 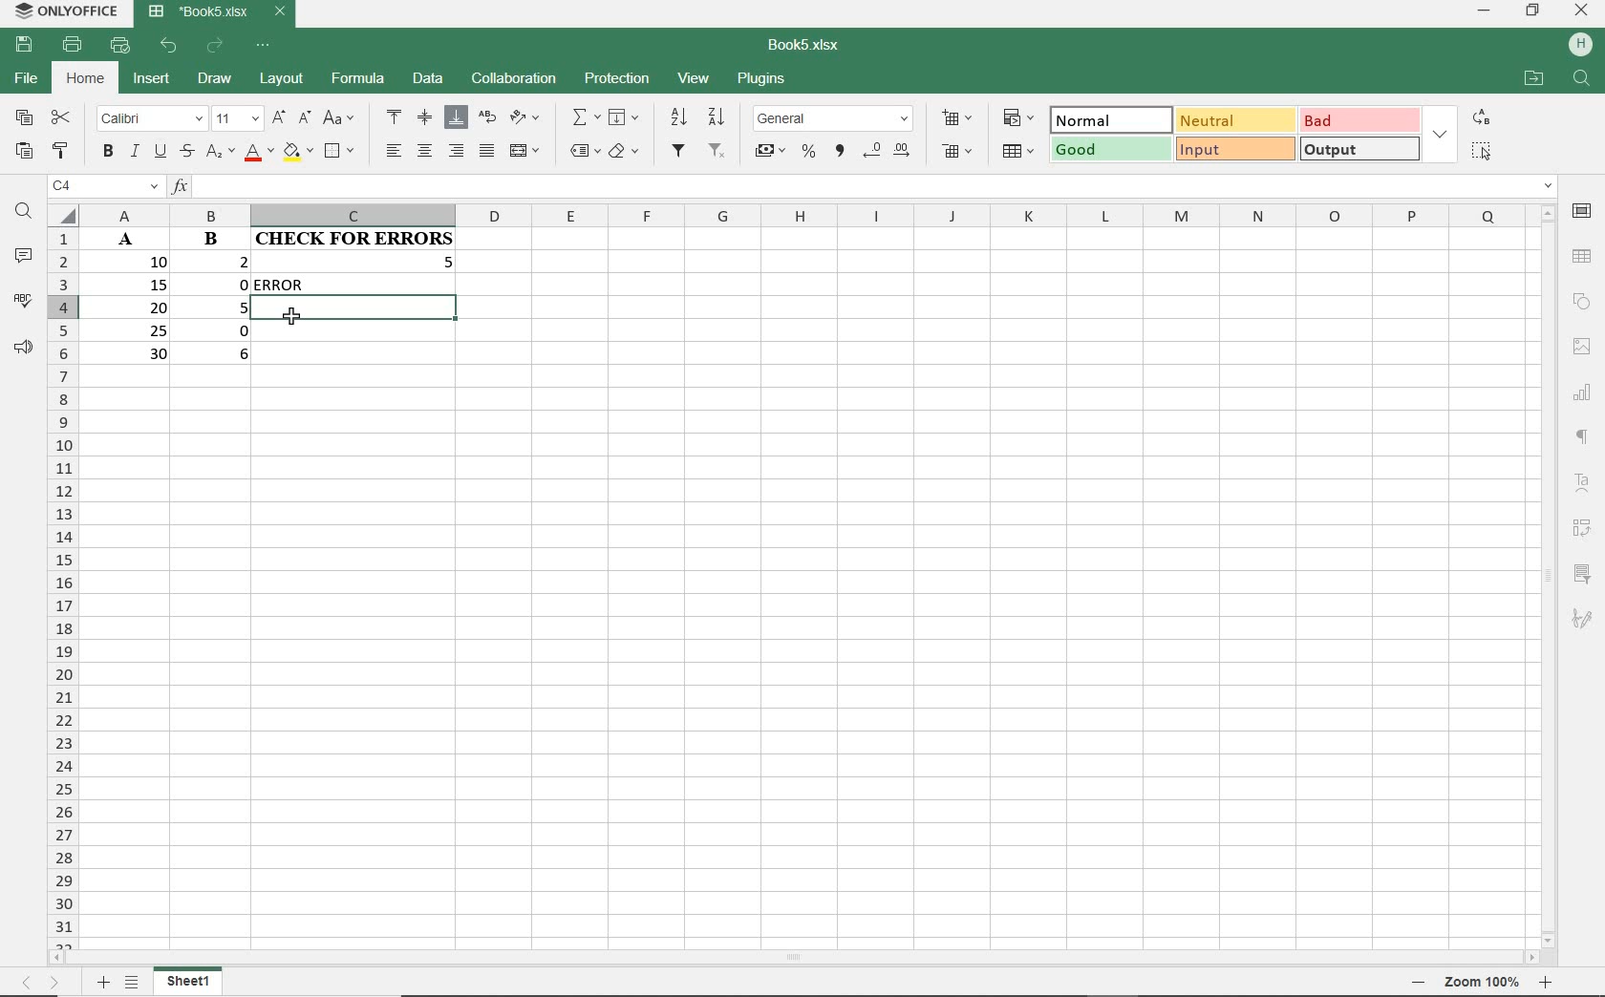 I want to click on ROWS, so click(x=64, y=586).